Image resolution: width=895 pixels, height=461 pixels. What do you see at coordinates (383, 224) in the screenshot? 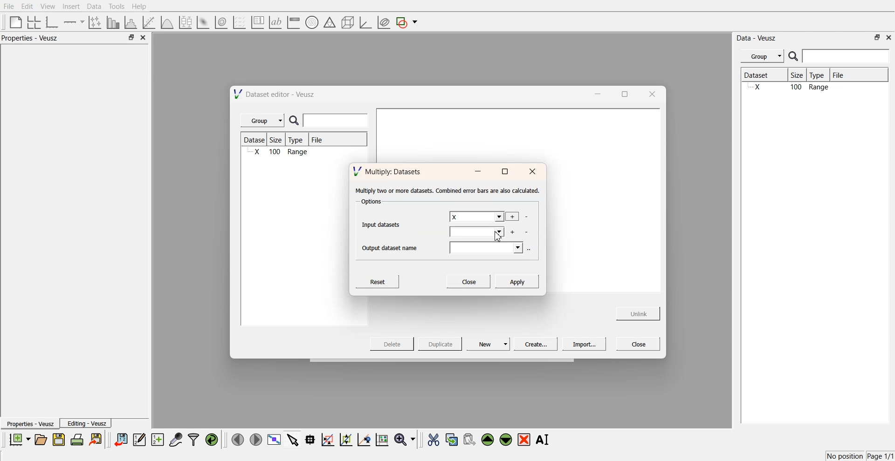
I see `Input datasets` at bounding box center [383, 224].